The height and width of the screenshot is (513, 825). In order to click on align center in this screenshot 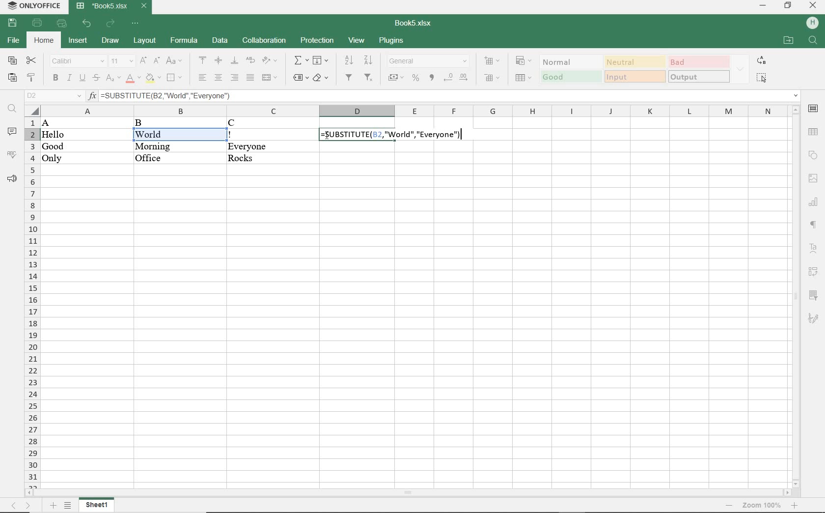, I will do `click(218, 78)`.